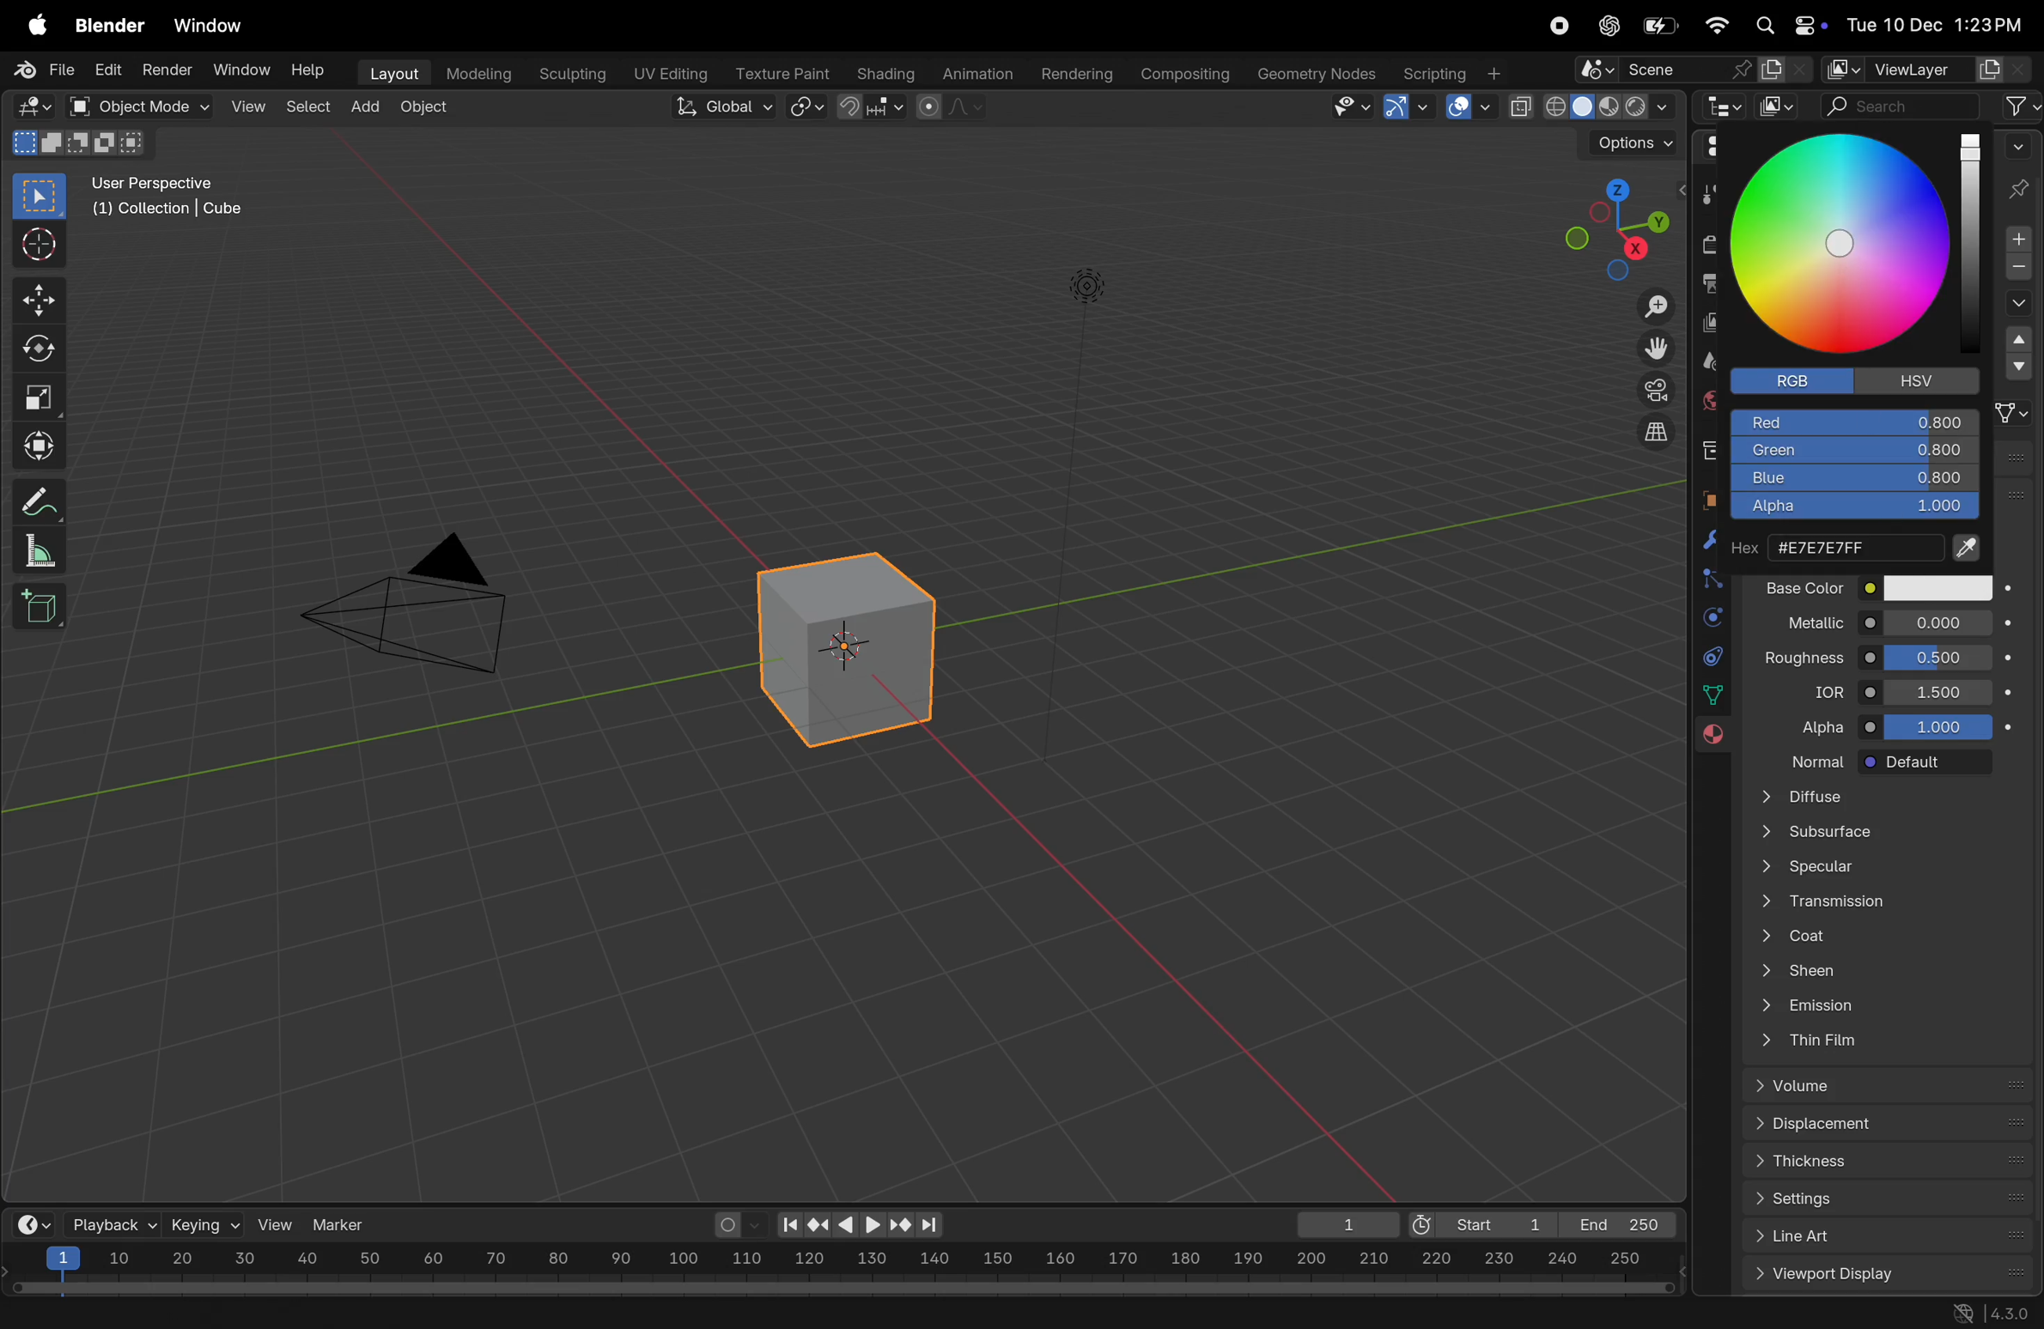  Describe the element at coordinates (665, 70) in the screenshot. I see `Uv editing` at that location.